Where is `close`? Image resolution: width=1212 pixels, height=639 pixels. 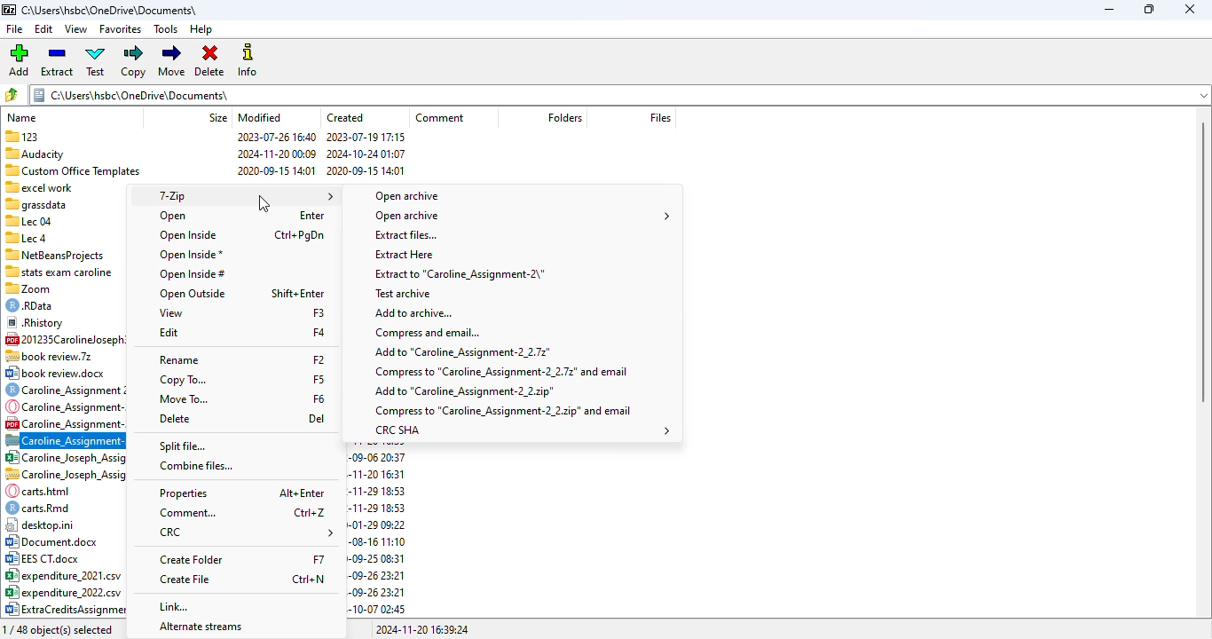
close is located at coordinates (1190, 9).